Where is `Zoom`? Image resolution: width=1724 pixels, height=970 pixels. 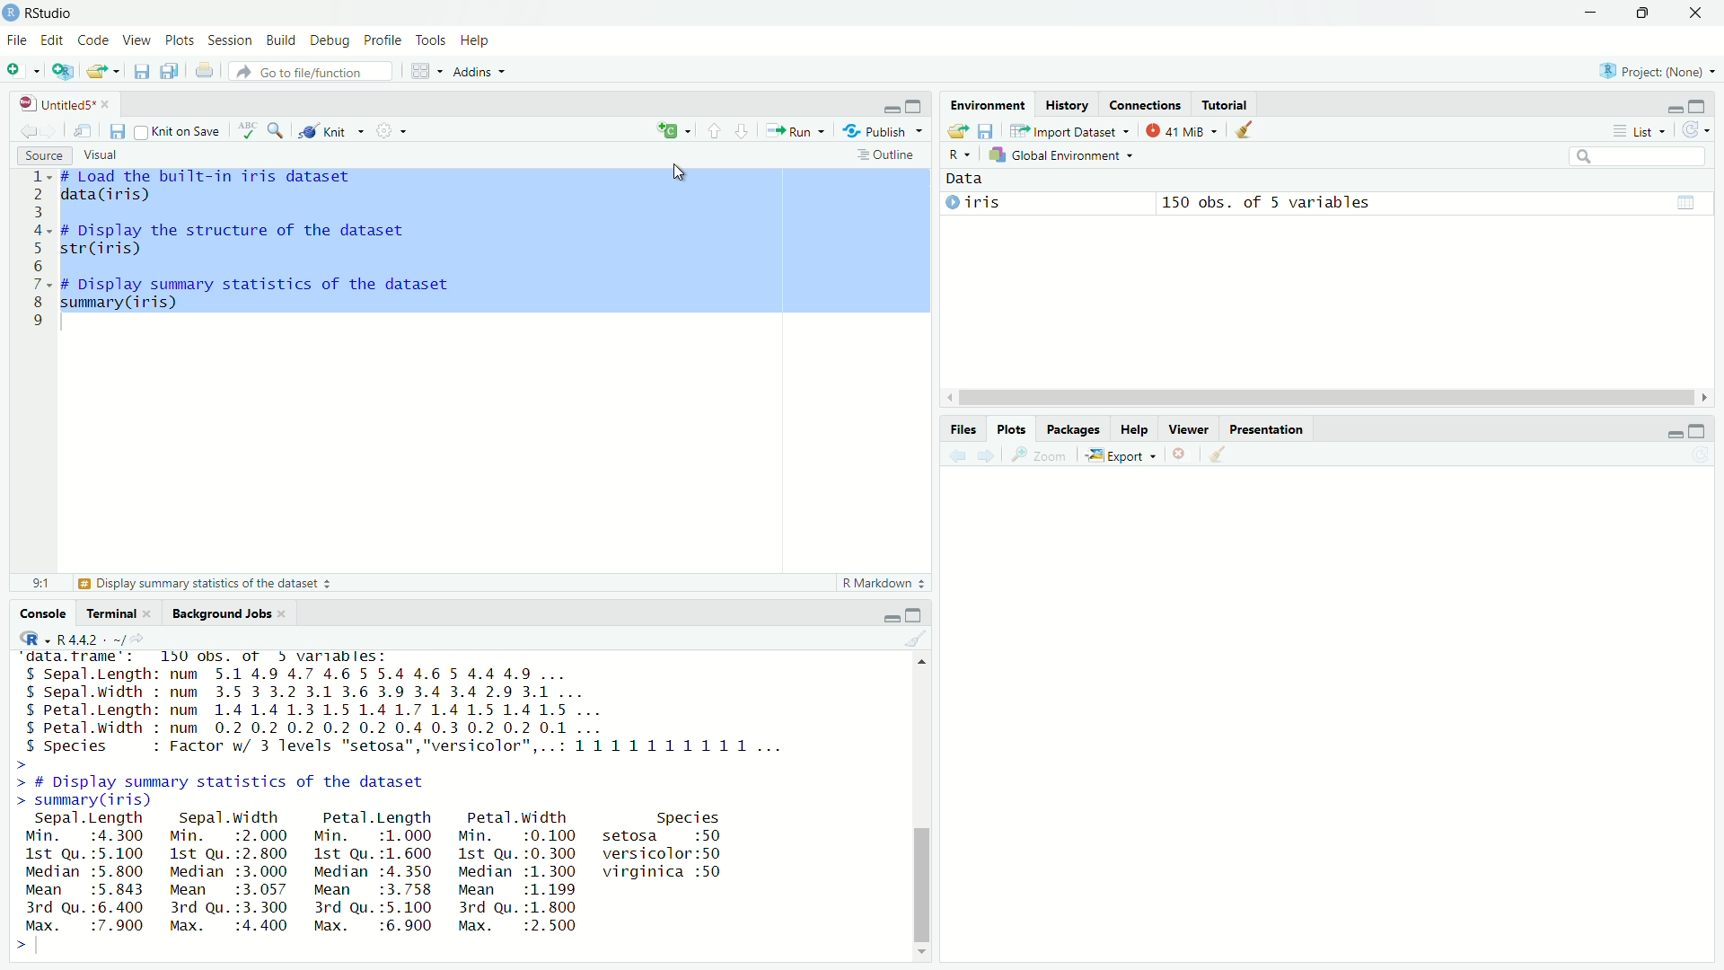
Zoom is located at coordinates (1037, 455).